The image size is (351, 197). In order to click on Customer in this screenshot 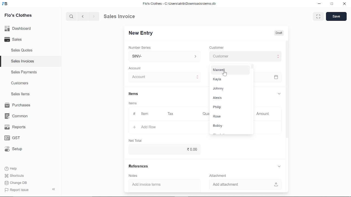, I will do `click(245, 57)`.